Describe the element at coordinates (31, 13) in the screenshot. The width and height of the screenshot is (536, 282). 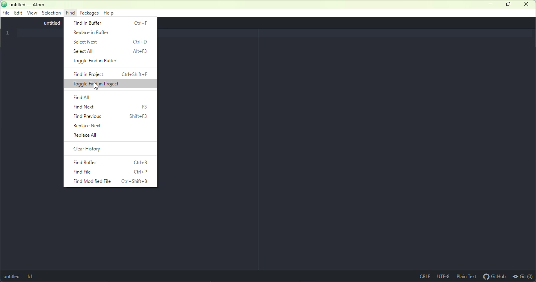
I see `view` at that location.